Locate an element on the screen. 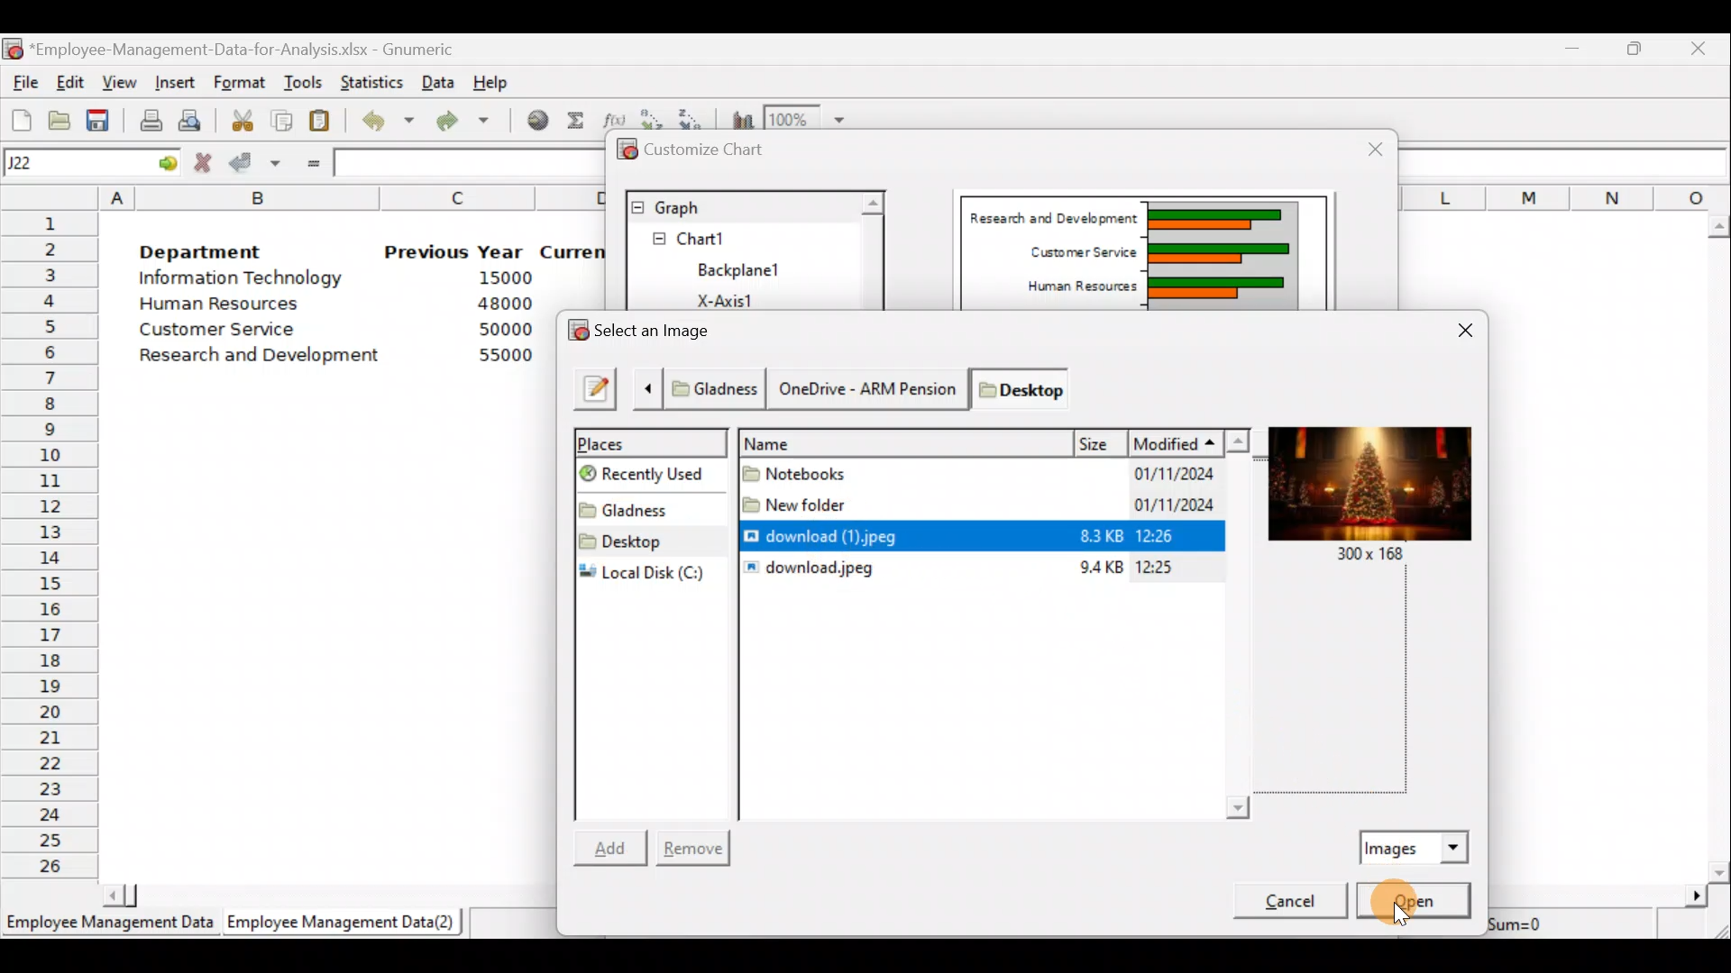 The width and height of the screenshot is (1731, 973). 55000 is located at coordinates (503, 357).